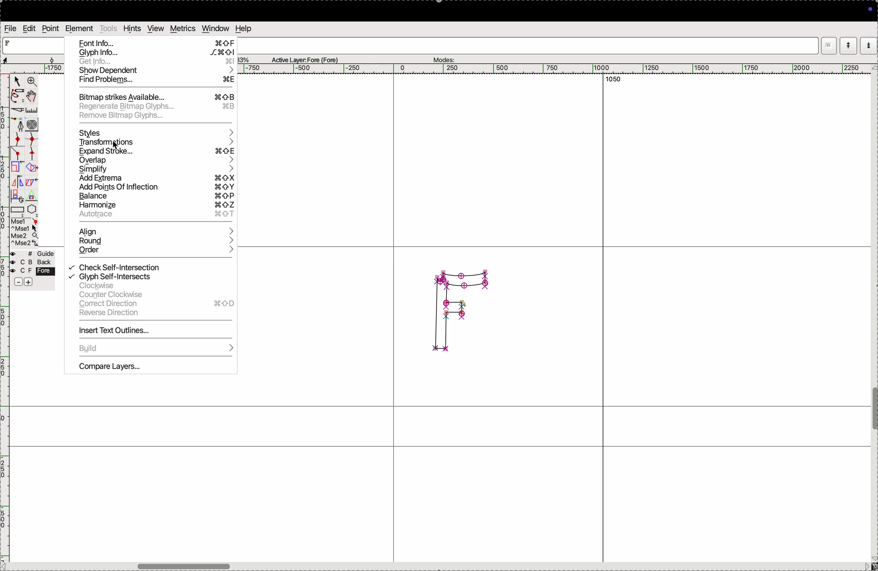 The height and width of the screenshot is (571, 878). Describe the element at coordinates (149, 286) in the screenshot. I see `clock wise` at that location.